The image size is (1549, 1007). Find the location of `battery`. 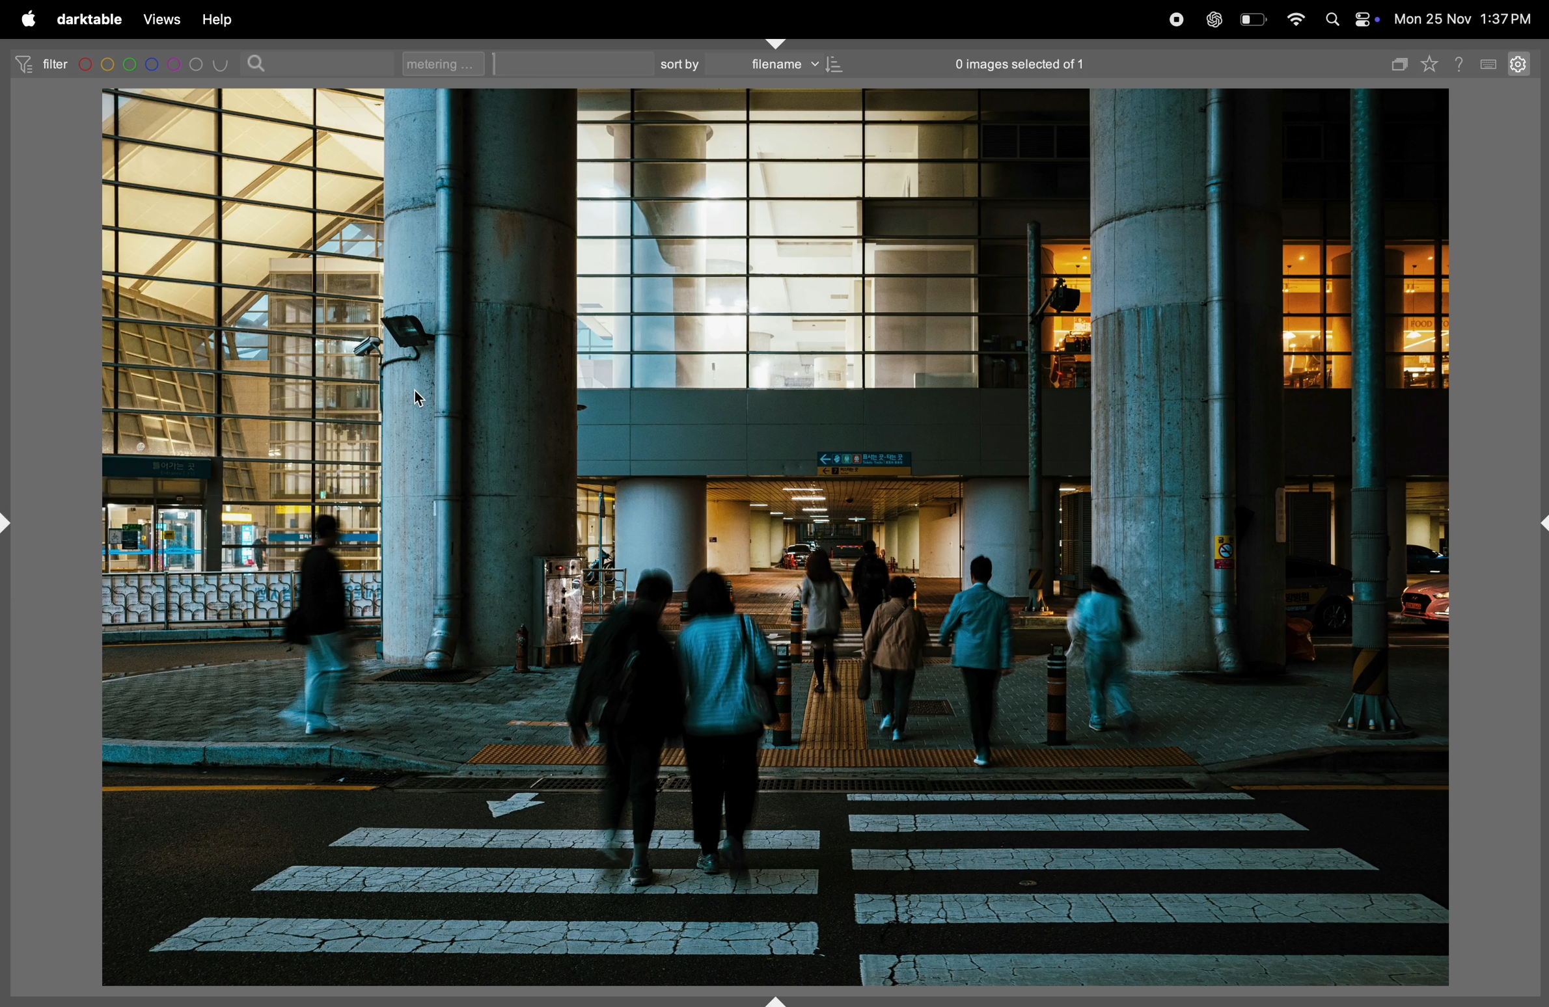

battery is located at coordinates (1255, 18).